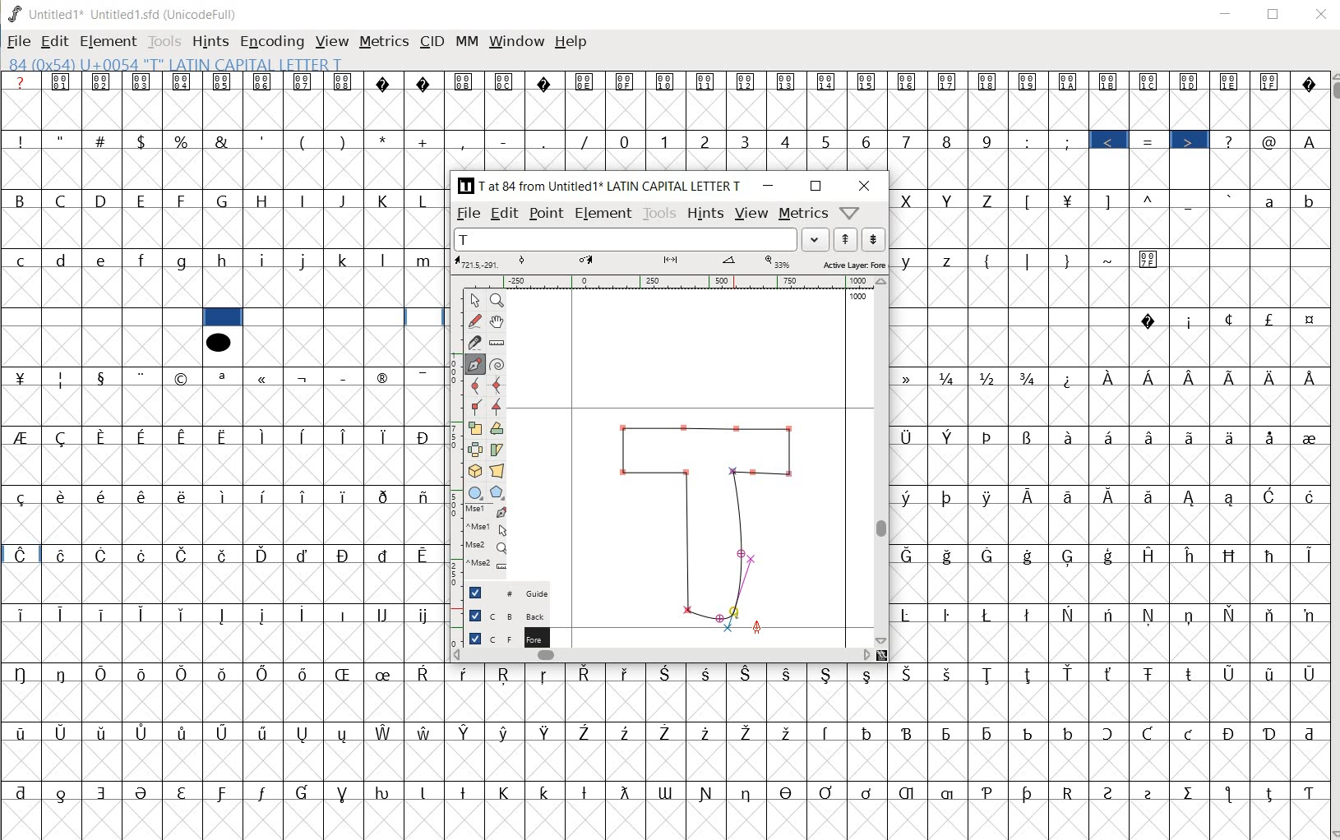  I want to click on Symbol, so click(224, 377).